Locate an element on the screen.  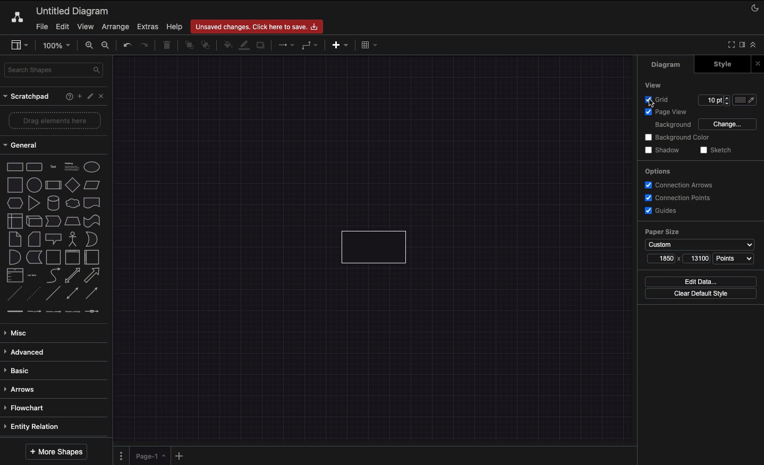
Sidebar is located at coordinates (19, 45).